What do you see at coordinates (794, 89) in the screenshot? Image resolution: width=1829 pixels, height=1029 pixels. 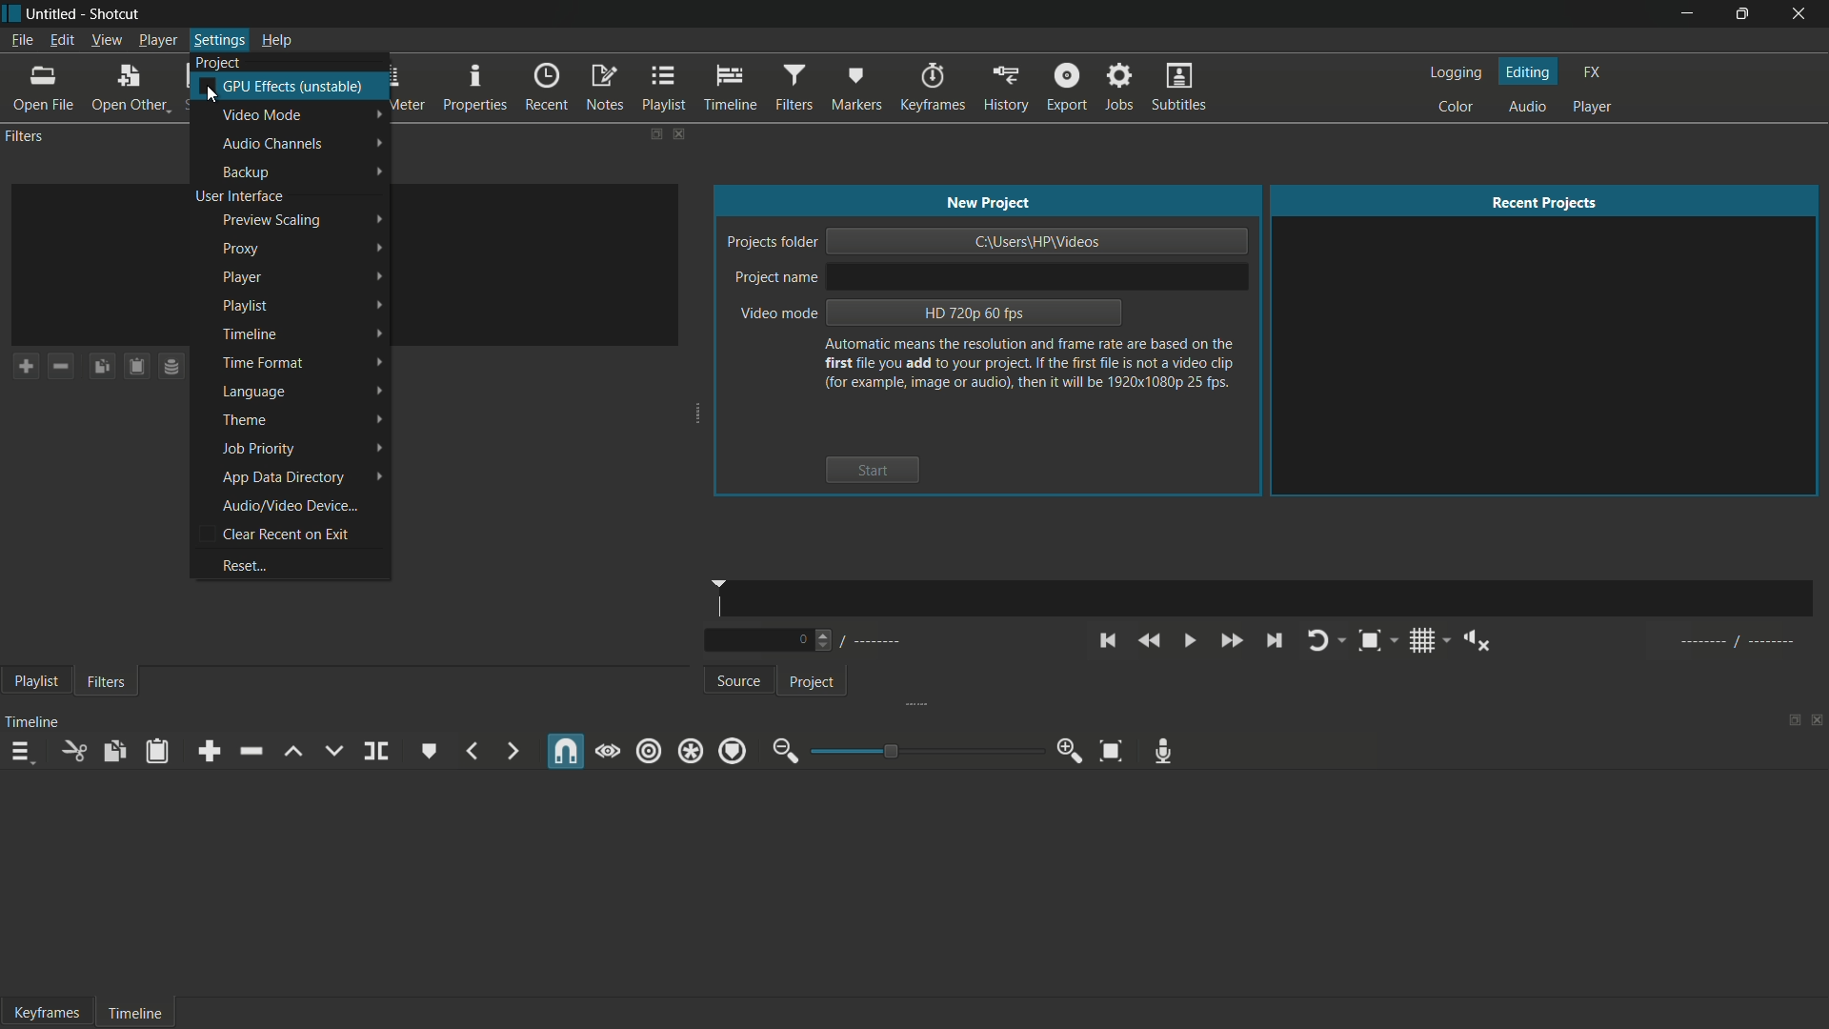 I see `filters` at bounding box center [794, 89].